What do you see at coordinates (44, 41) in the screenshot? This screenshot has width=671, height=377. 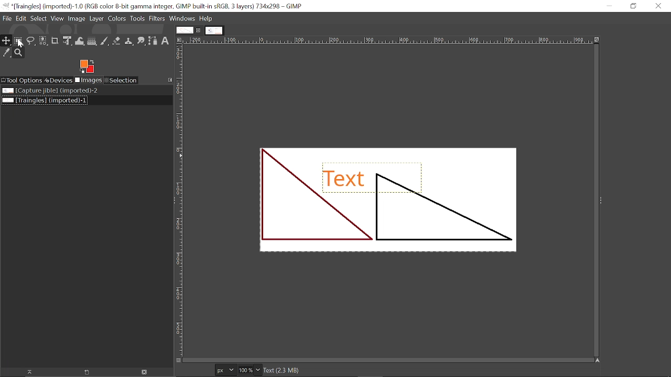 I see `Select by color` at bounding box center [44, 41].